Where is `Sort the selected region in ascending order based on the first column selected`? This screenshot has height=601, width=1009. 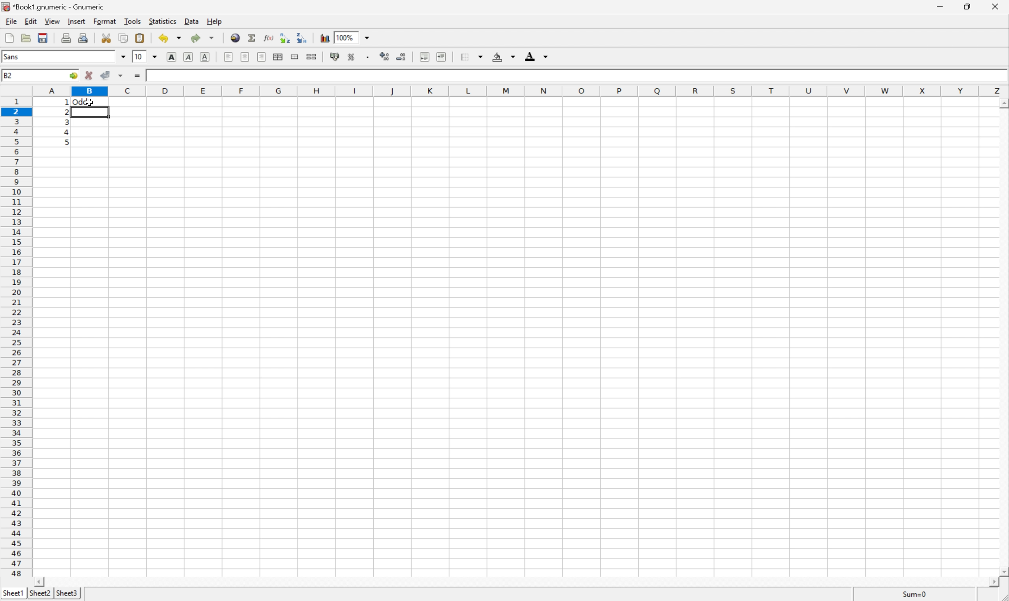 Sort the selected region in ascending order based on the first column selected is located at coordinates (284, 38).